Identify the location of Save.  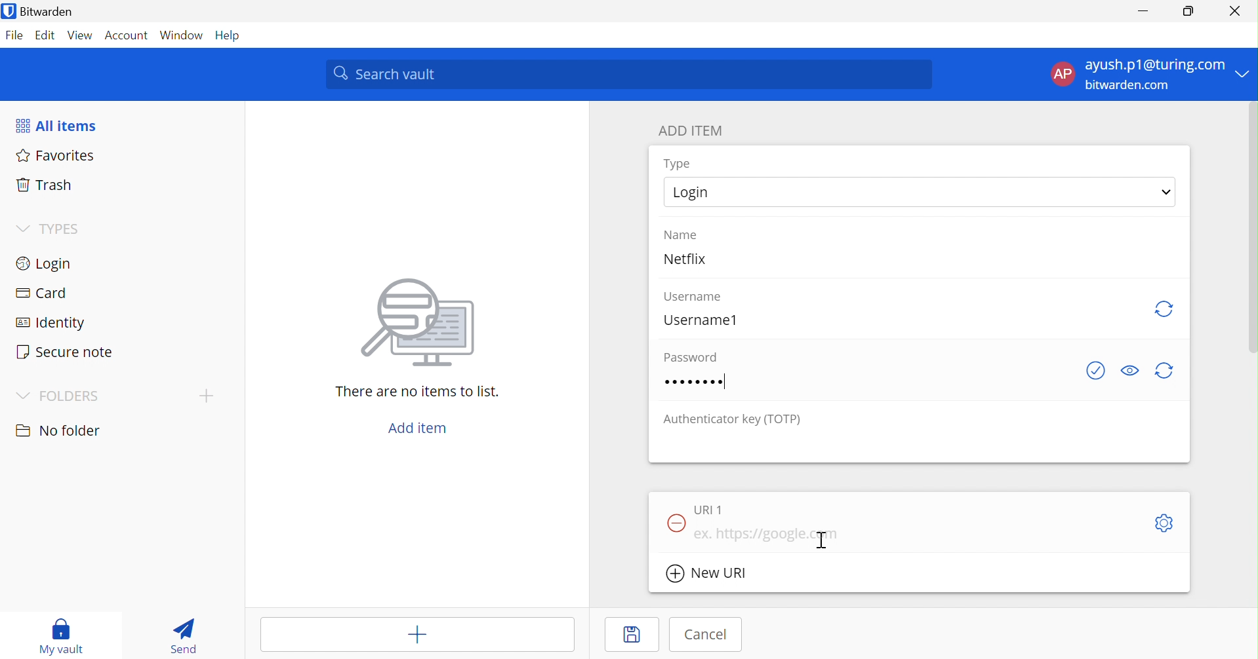
(632, 633).